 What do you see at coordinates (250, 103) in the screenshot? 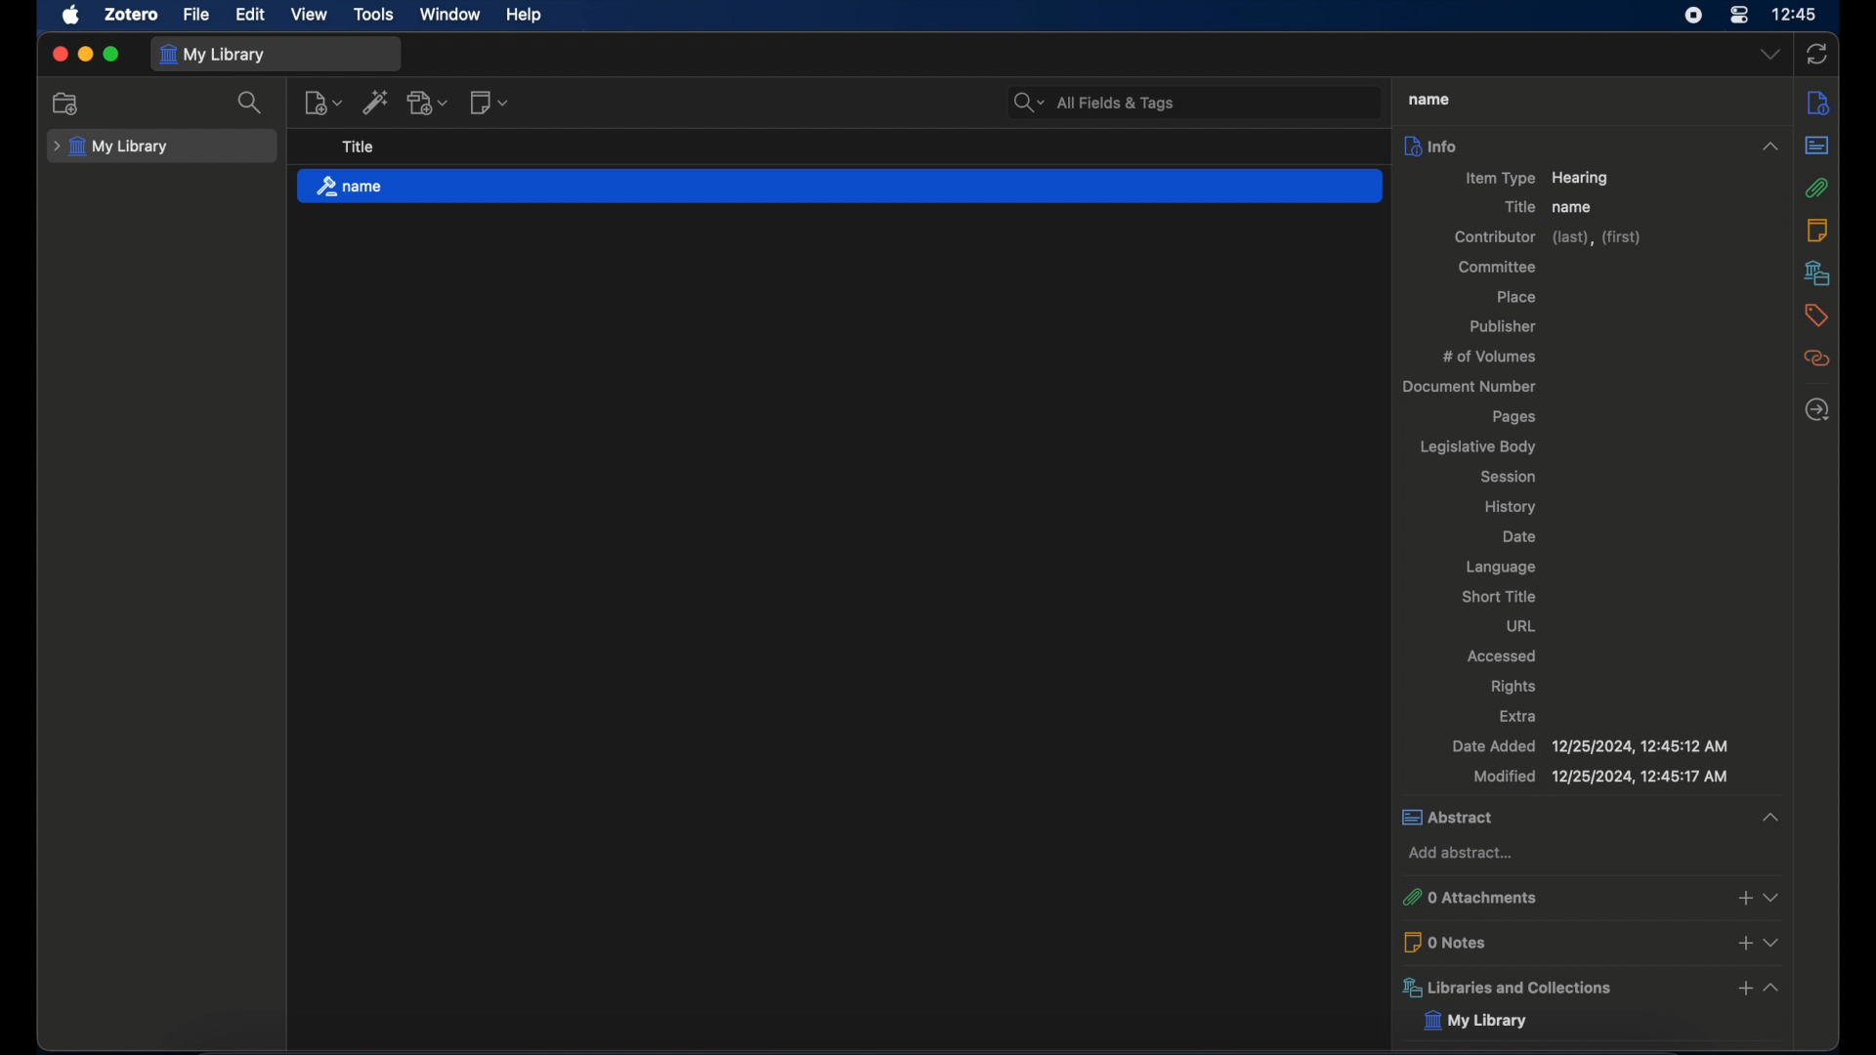
I see `search` at bounding box center [250, 103].